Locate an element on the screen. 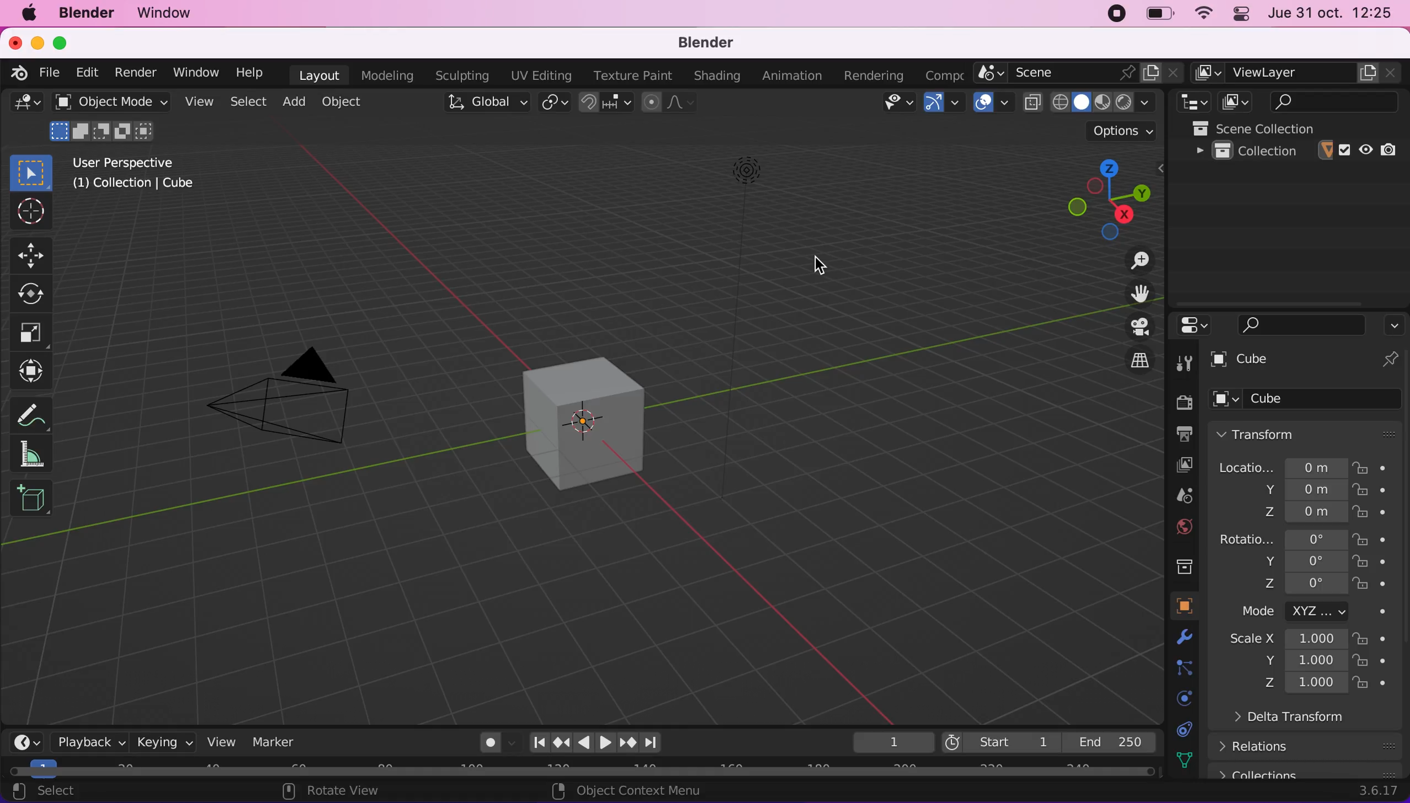 The width and height of the screenshot is (1410, 803). maximize is located at coordinates (61, 44).